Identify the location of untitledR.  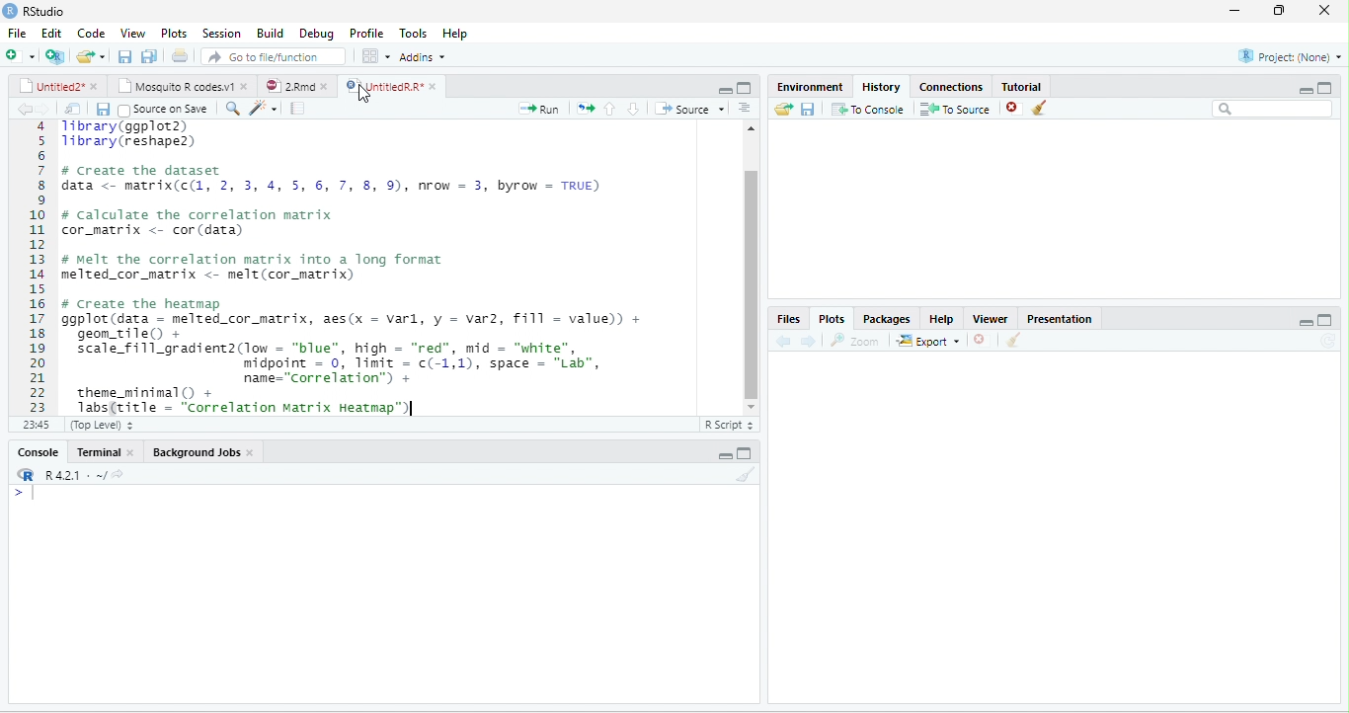
(390, 86).